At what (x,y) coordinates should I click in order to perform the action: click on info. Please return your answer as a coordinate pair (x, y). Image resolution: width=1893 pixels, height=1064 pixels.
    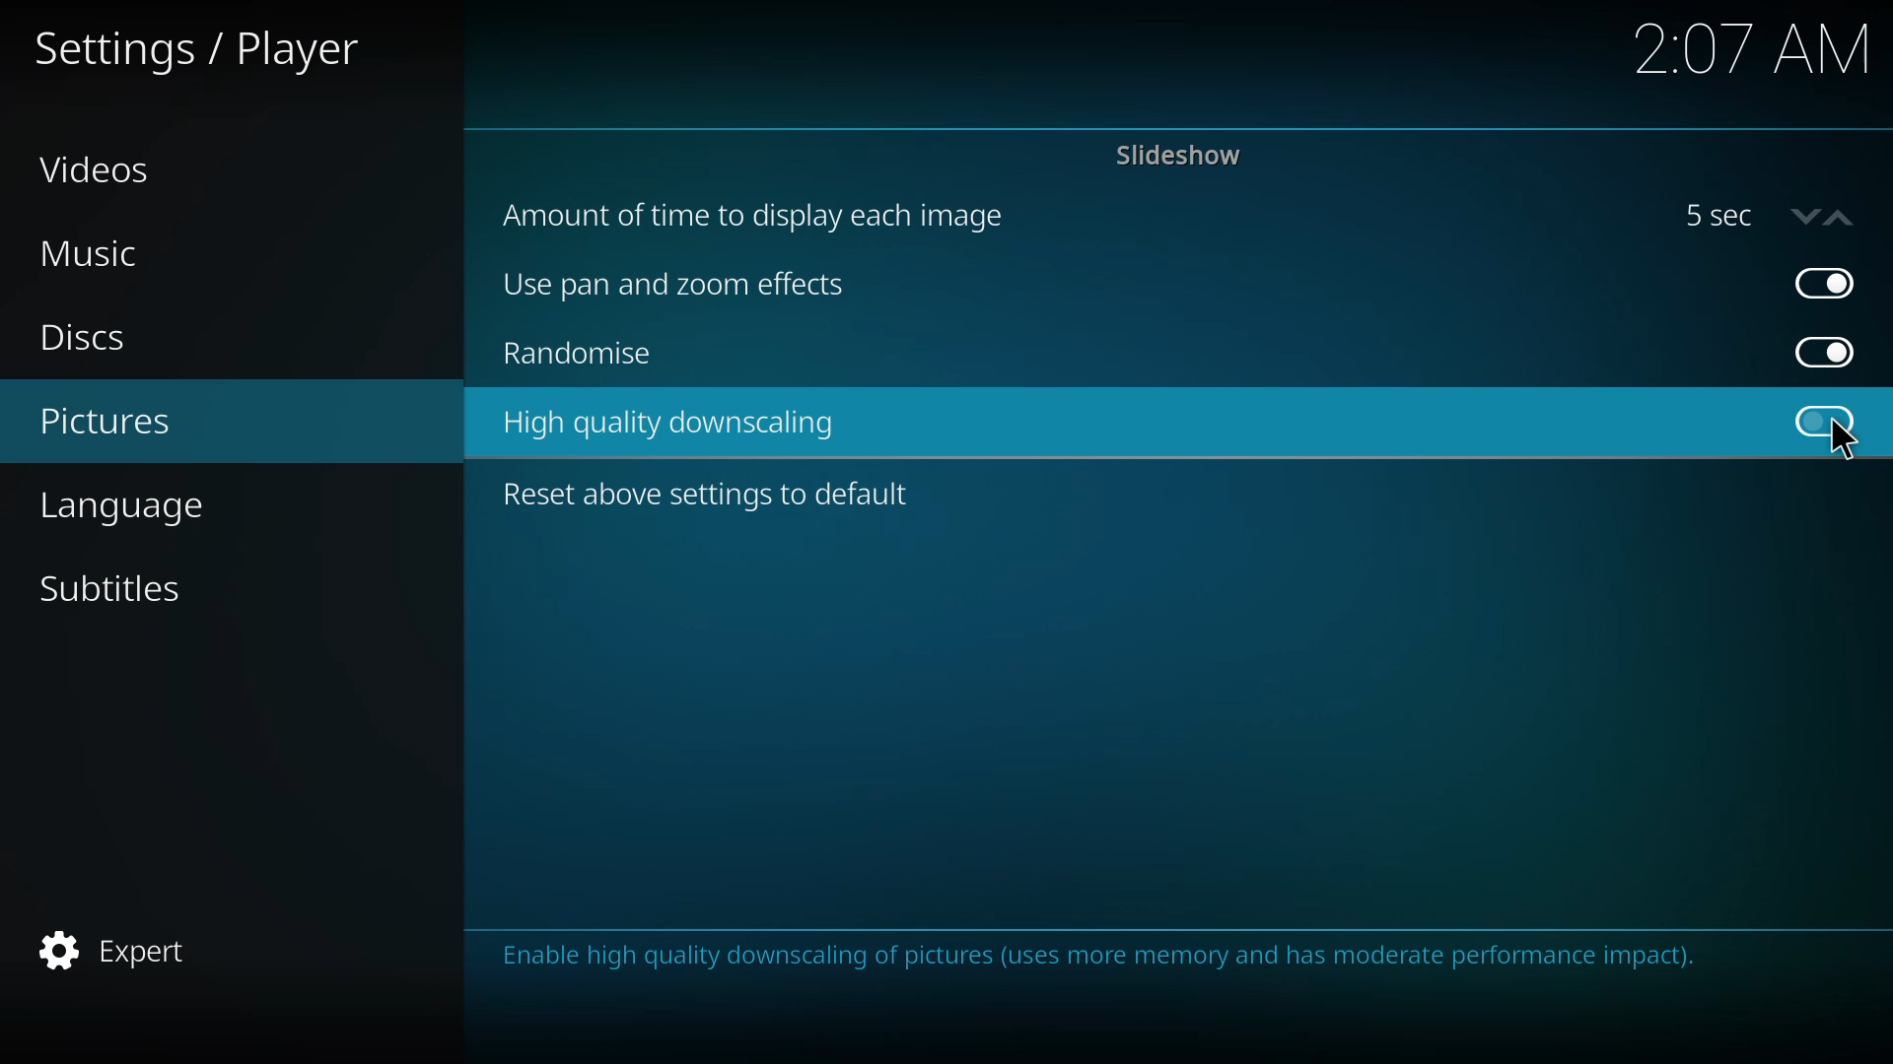
    Looking at the image, I should click on (1115, 959).